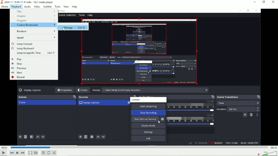 The image size is (278, 156). I want to click on Video, so click(37, 6).